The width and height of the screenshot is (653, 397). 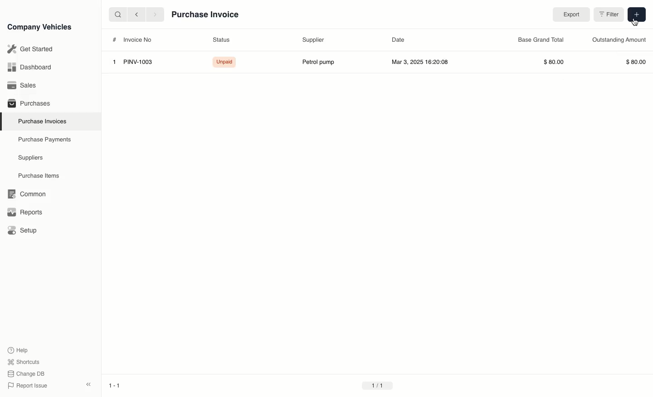 I want to click on Report issue, so click(x=29, y=386).